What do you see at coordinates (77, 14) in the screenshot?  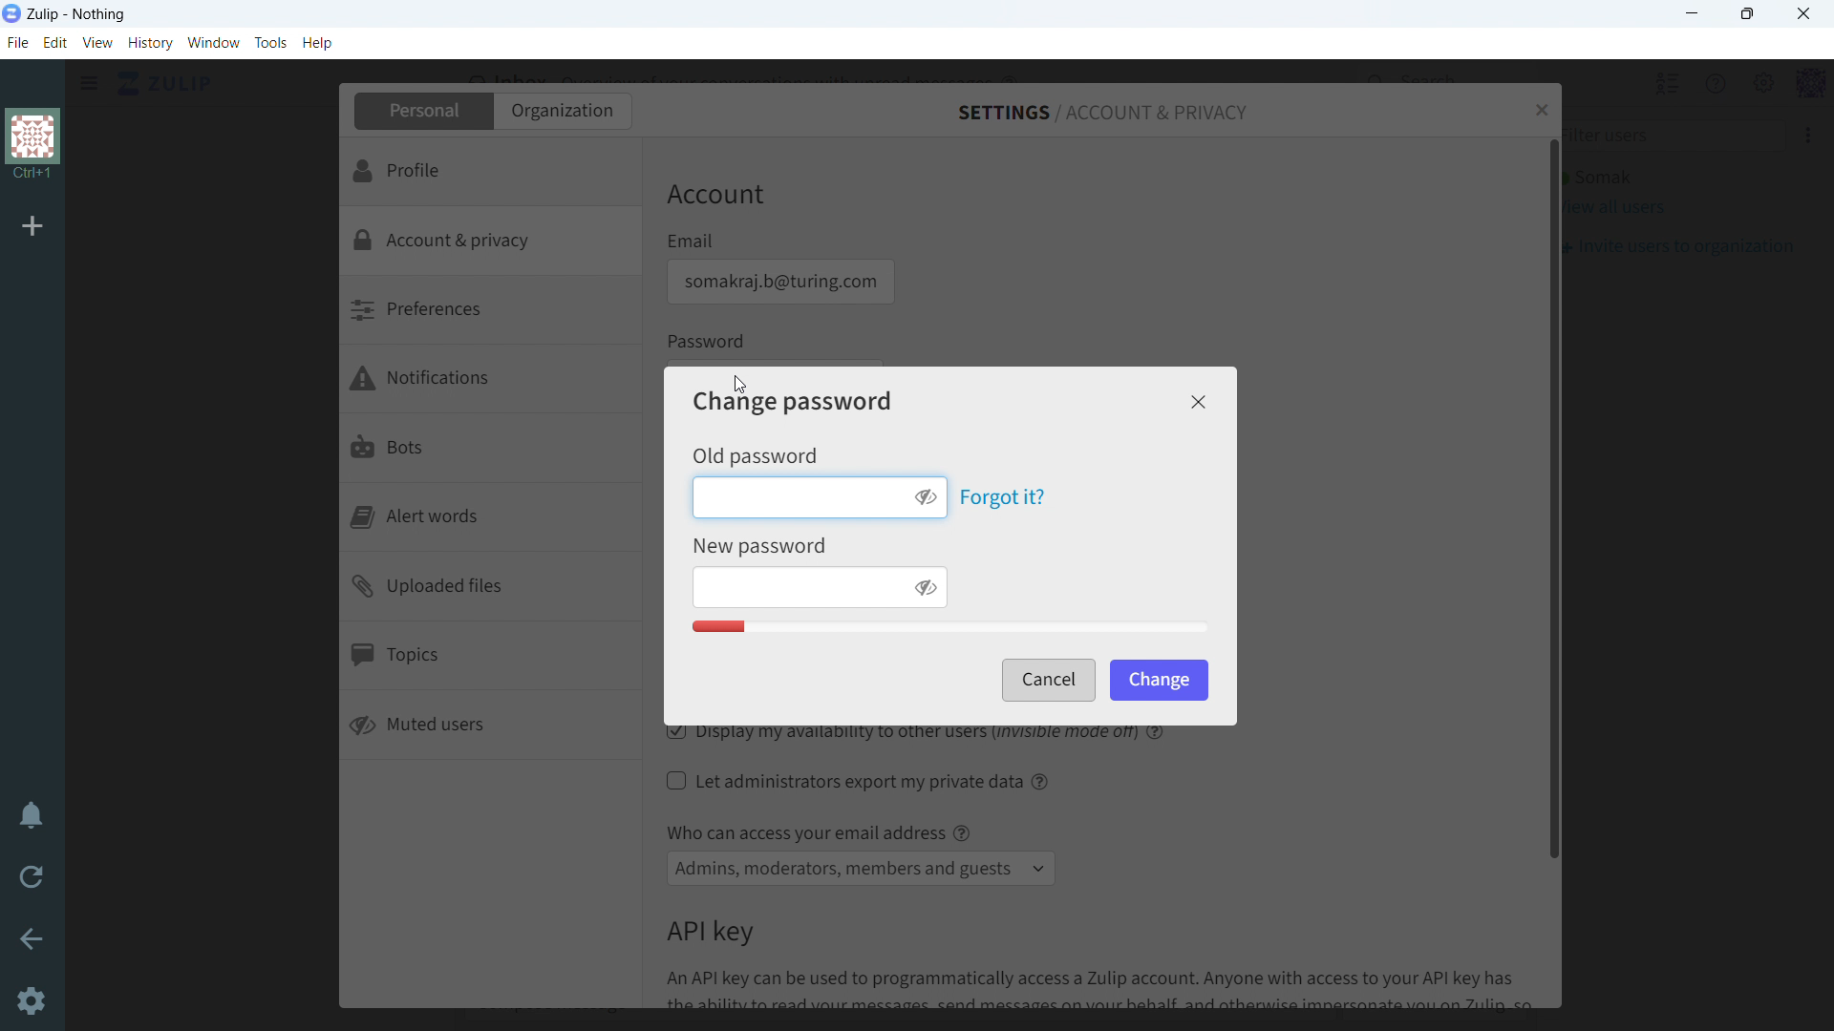 I see `title` at bounding box center [77, 14].